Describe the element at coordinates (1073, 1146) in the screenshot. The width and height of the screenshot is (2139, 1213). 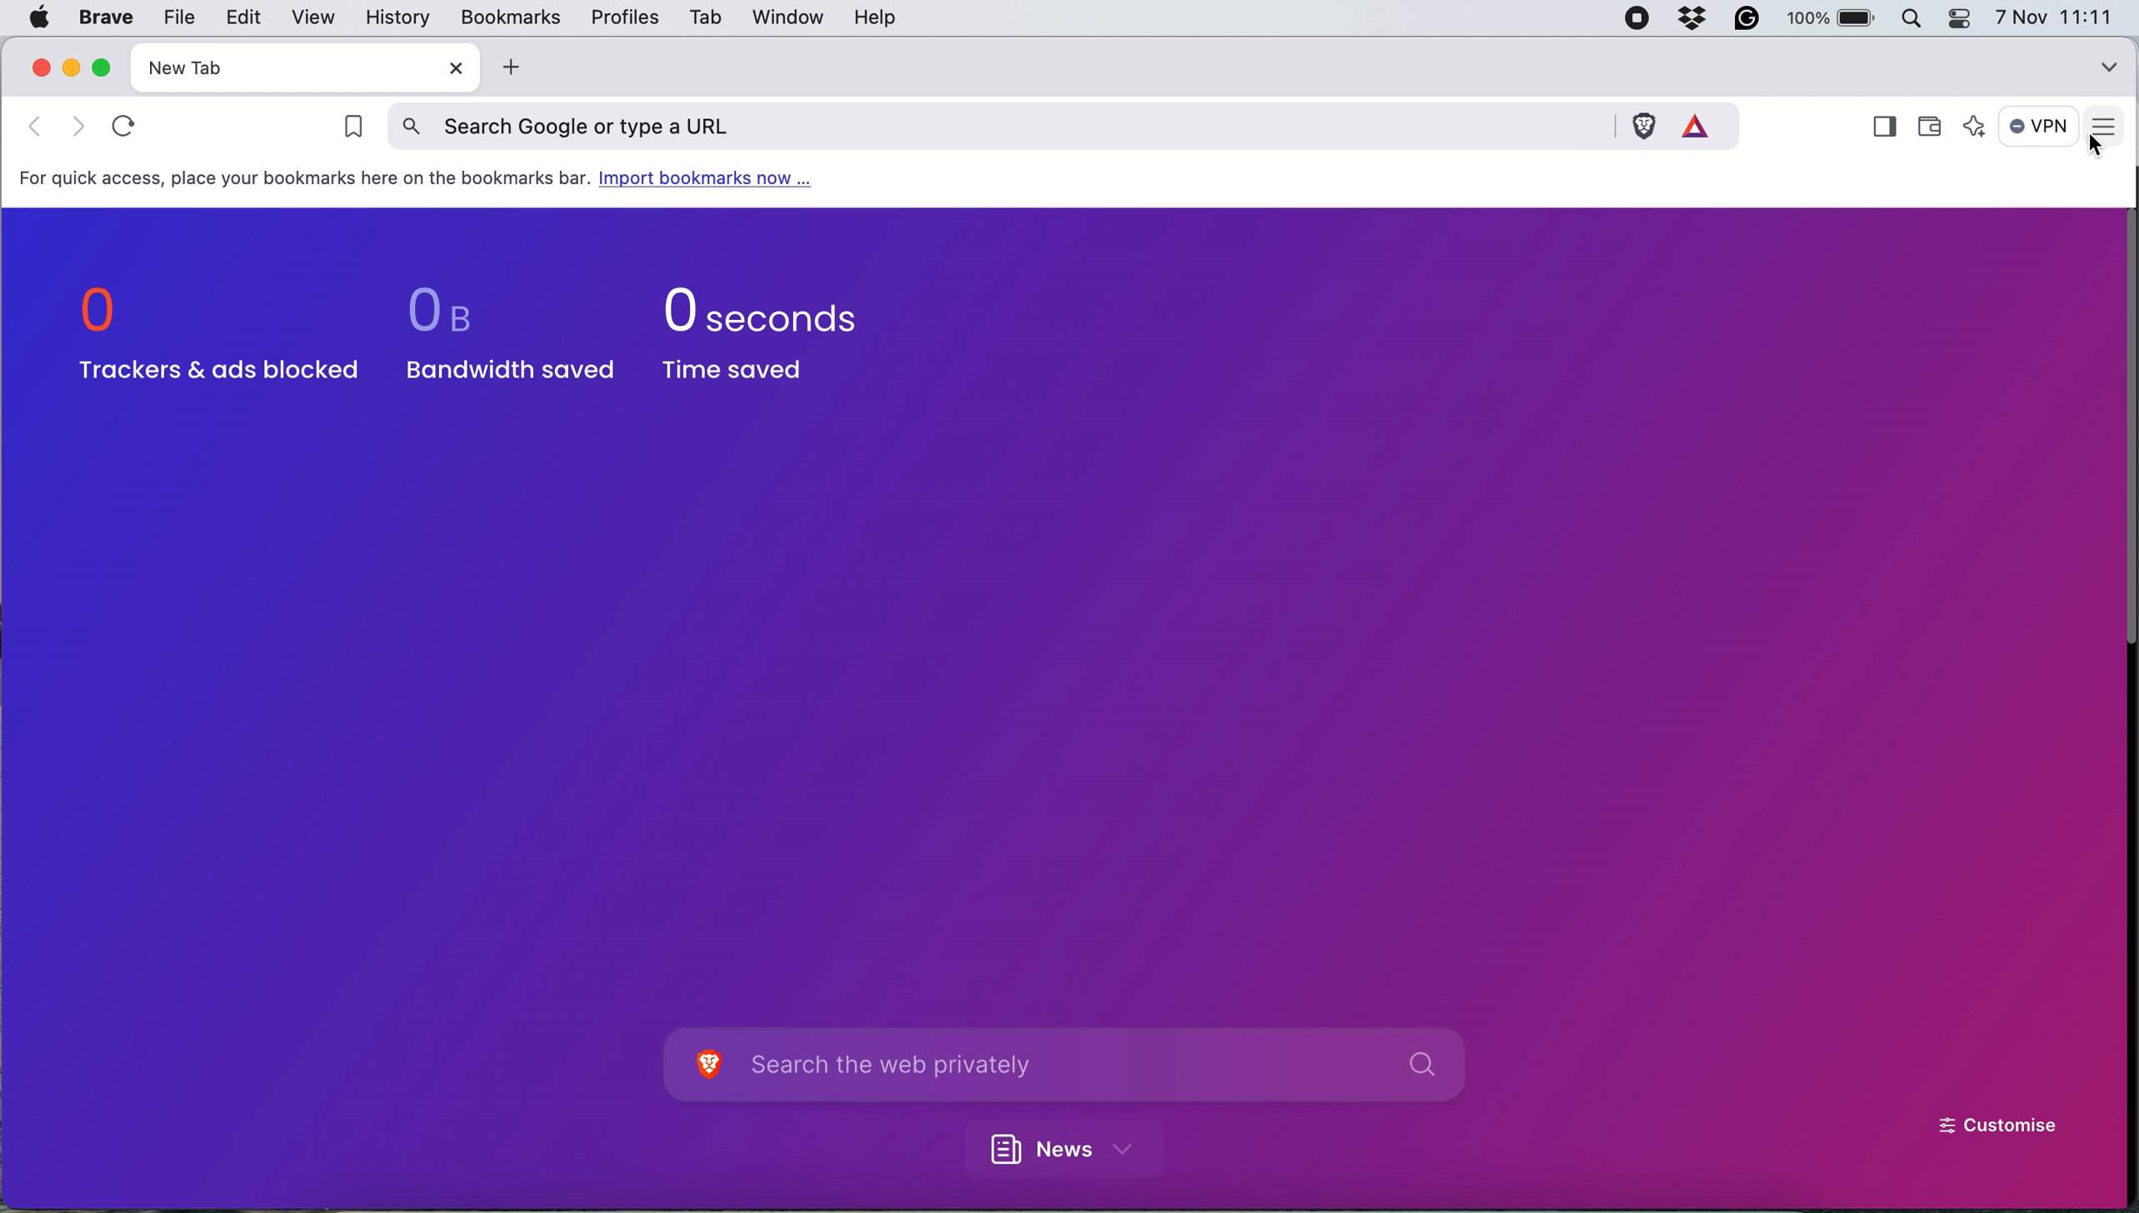
I see `news` at that location.